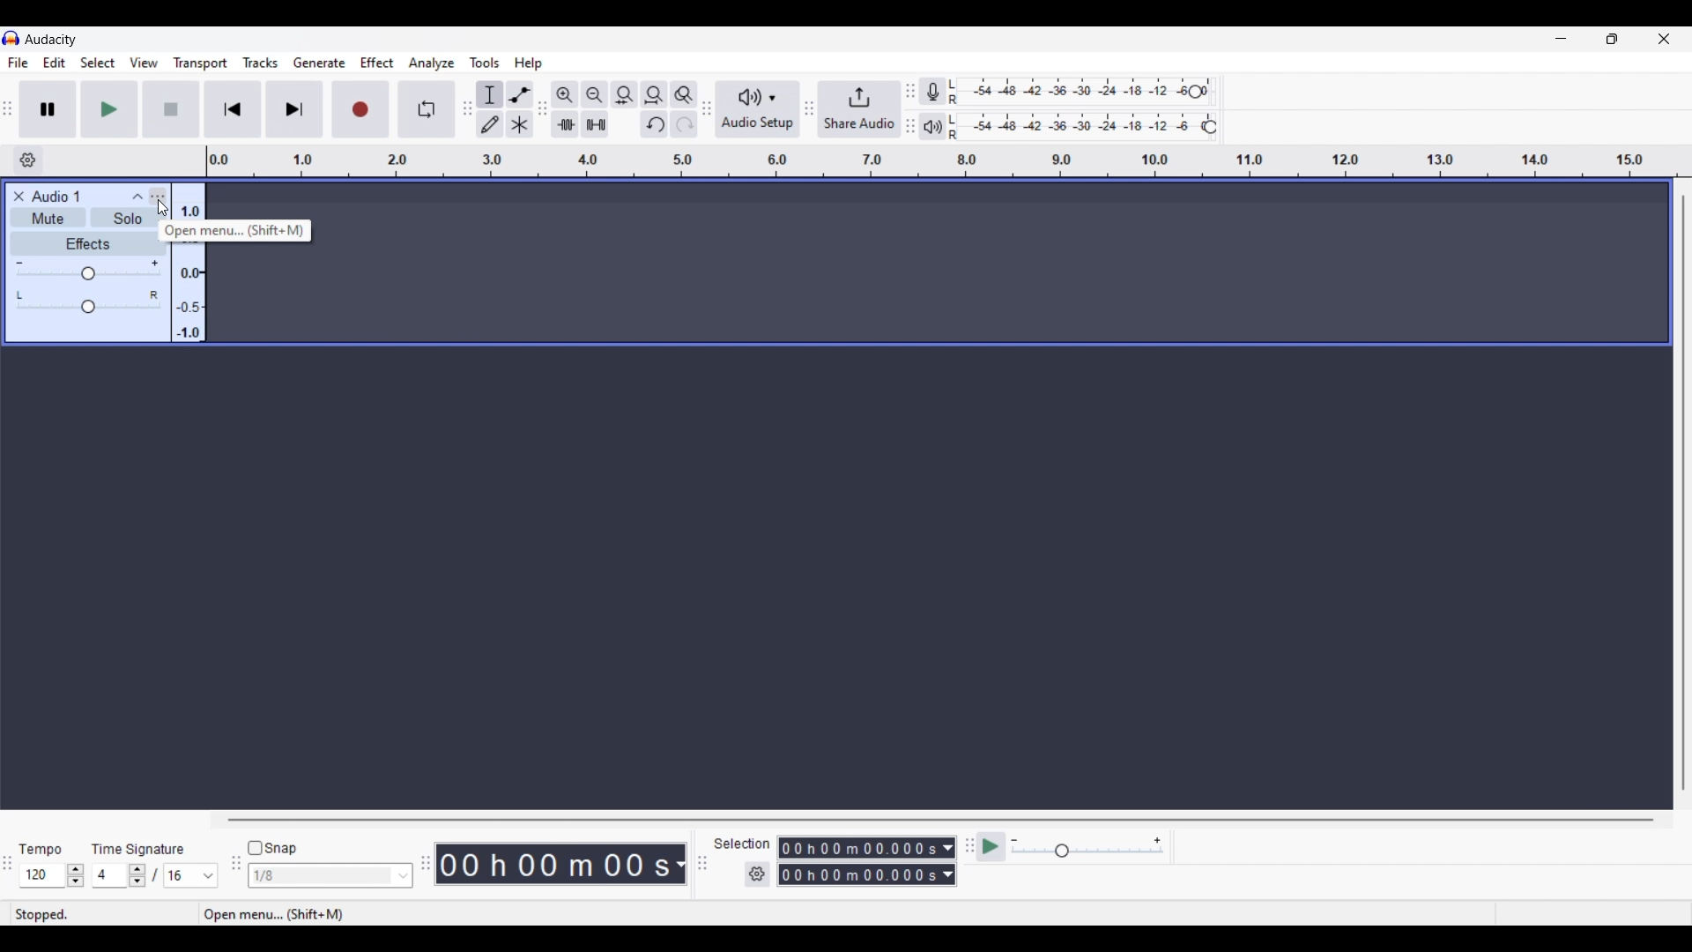 The width and height of the screenshot is (1692, 952). I want to click on Skip to start/Select to start, so click(233, 108).